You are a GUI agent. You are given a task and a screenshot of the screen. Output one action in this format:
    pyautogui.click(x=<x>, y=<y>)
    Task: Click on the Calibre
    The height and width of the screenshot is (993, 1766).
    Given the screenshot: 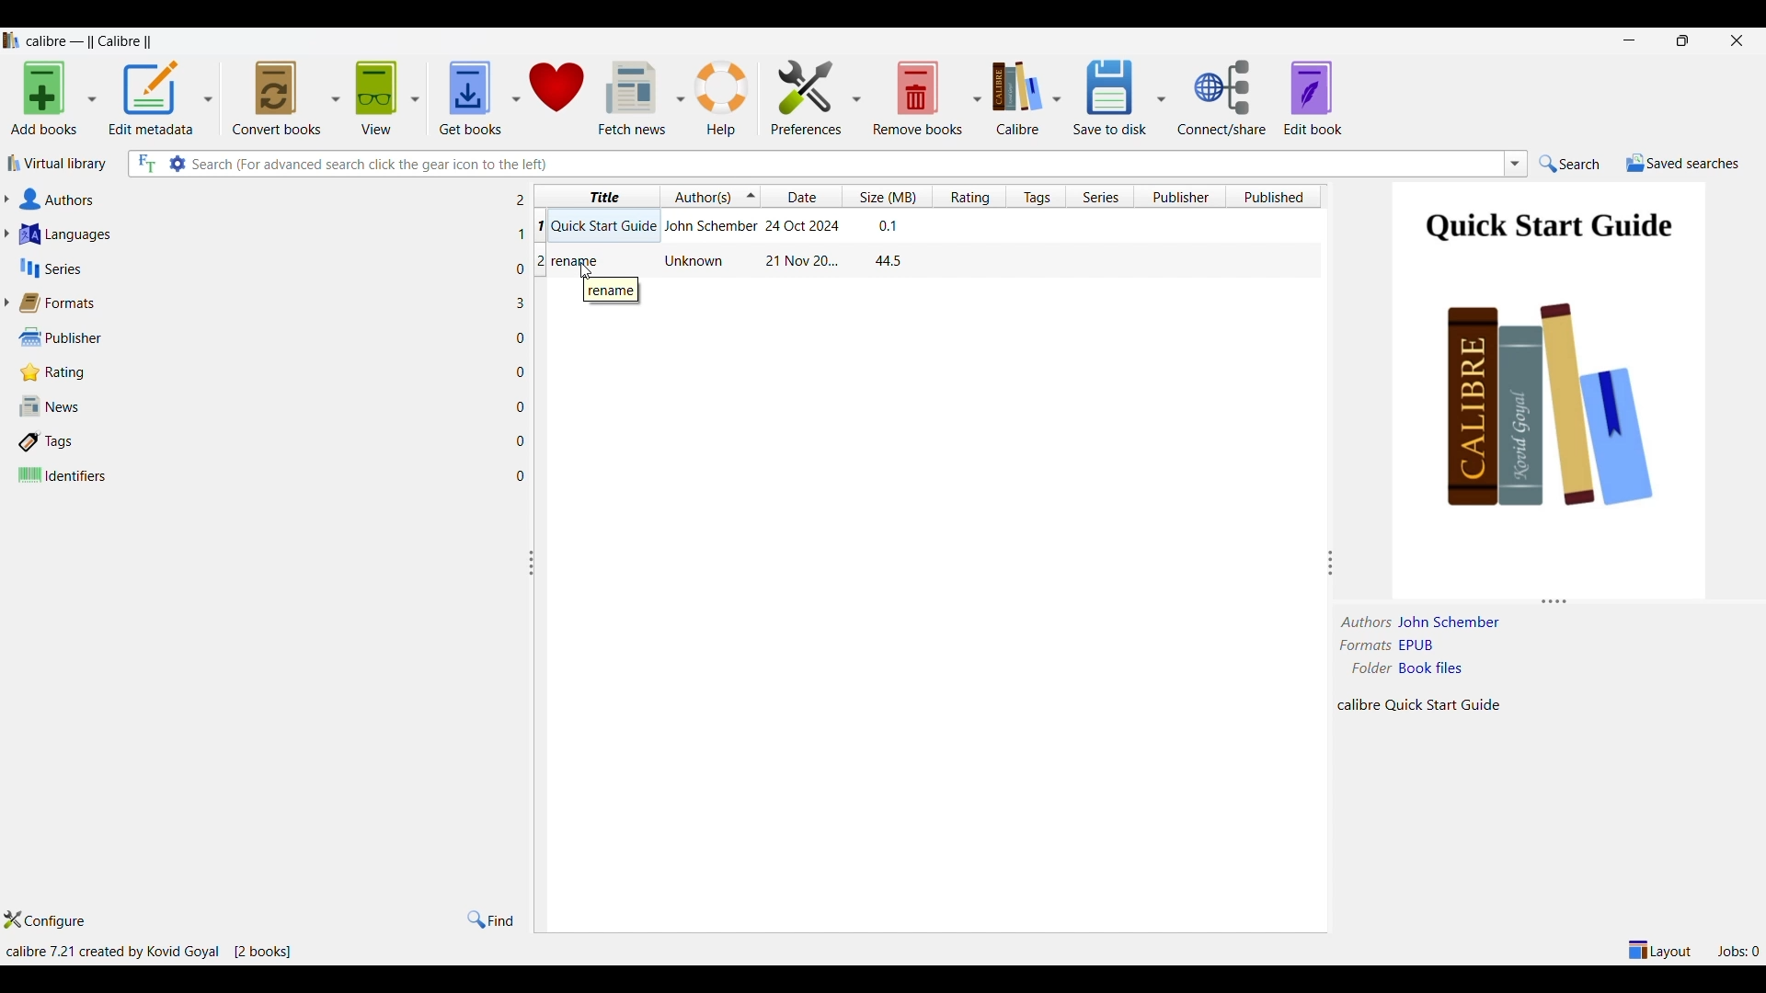 What is the action you would take?
    pyautogui.click(x=1020, y=98)
    